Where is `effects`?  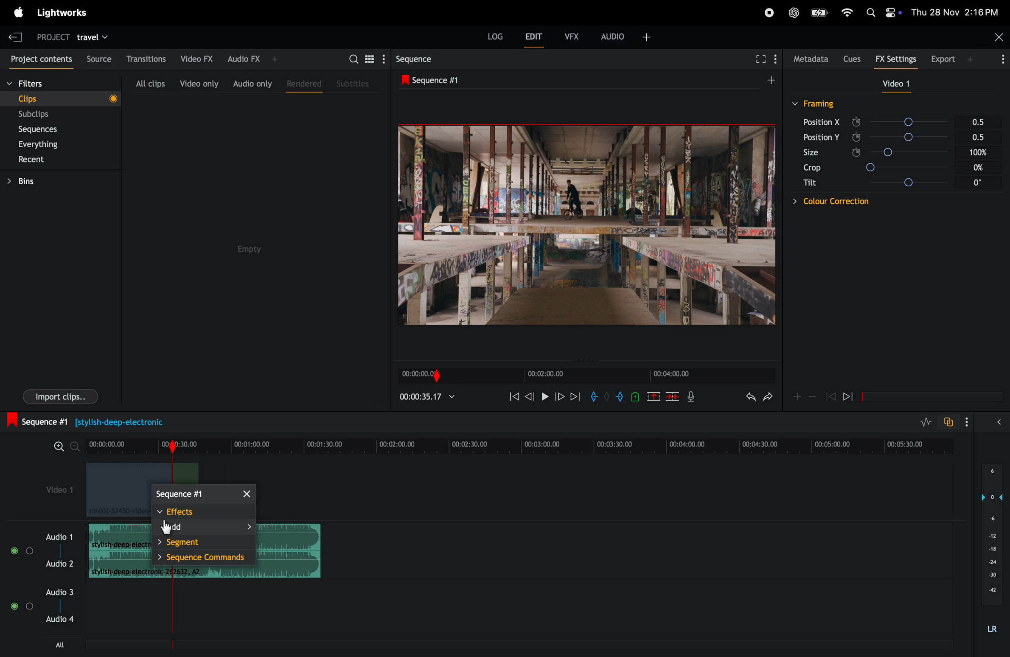 effects is located at coordinates (202, 511).